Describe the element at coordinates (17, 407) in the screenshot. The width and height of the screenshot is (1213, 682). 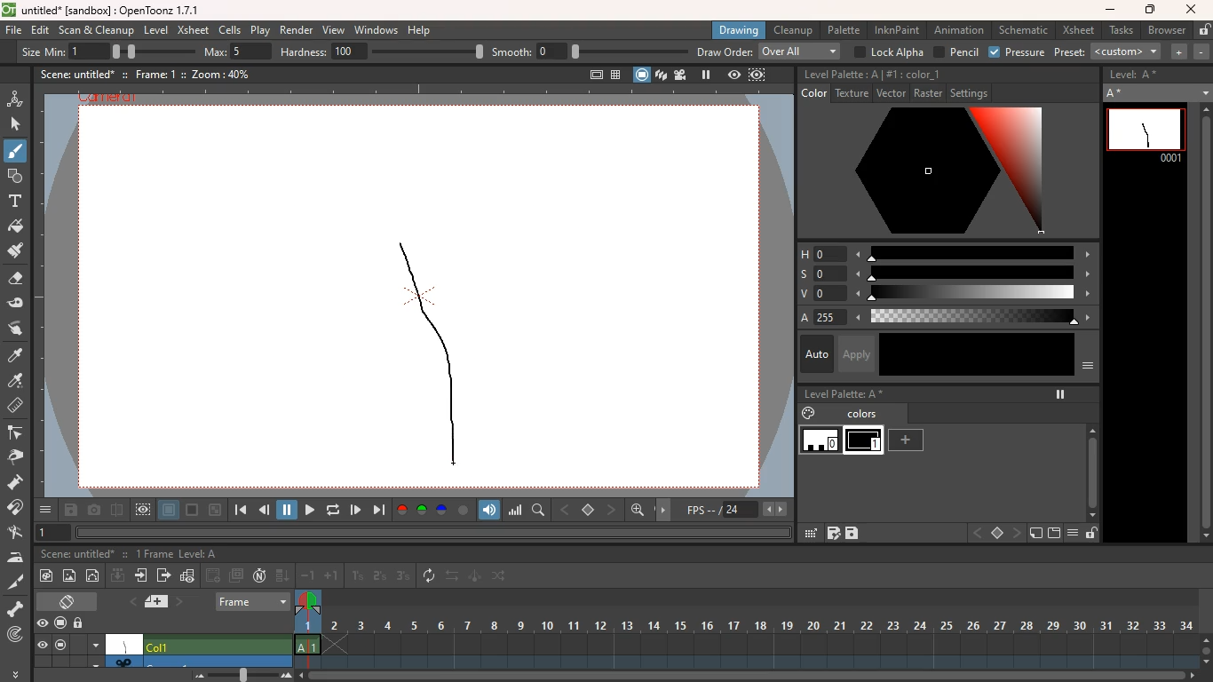
I see `measure` at that location.